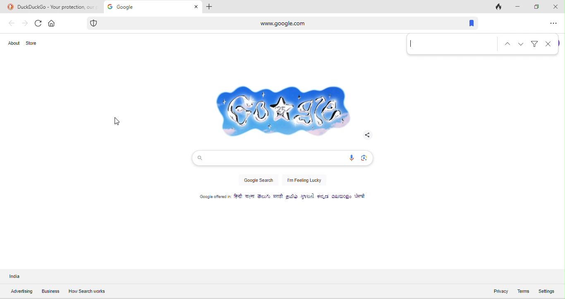 The width and height of the screenshot is (565, 299). Describe the element at coordinates (152, 7) in the screenshot. I see `google` at that location.